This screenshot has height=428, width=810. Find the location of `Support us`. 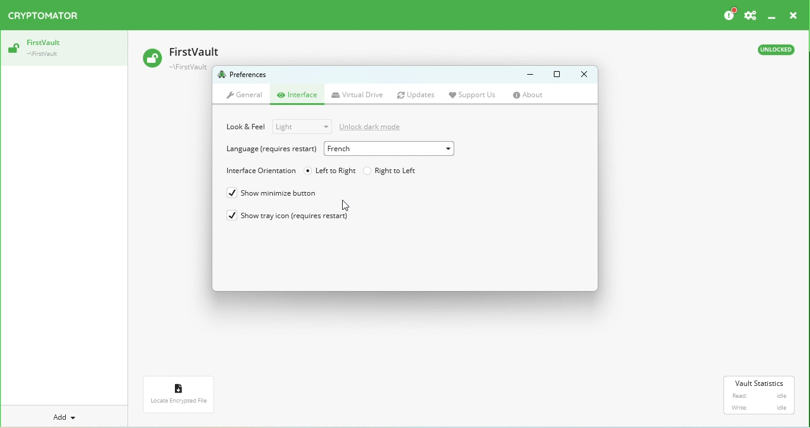

Support us is located at coordinates (477, 95).